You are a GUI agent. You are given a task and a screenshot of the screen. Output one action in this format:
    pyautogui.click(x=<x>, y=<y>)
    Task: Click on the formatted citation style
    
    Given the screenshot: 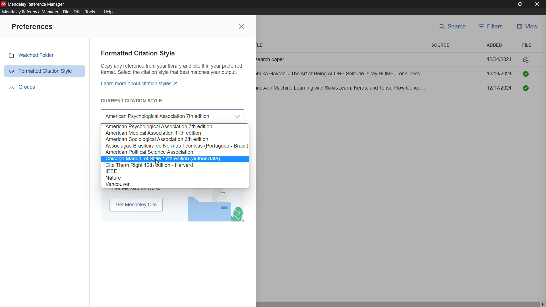 What is the action you would take?
    pyautogui.click(x=139, y=53)
    